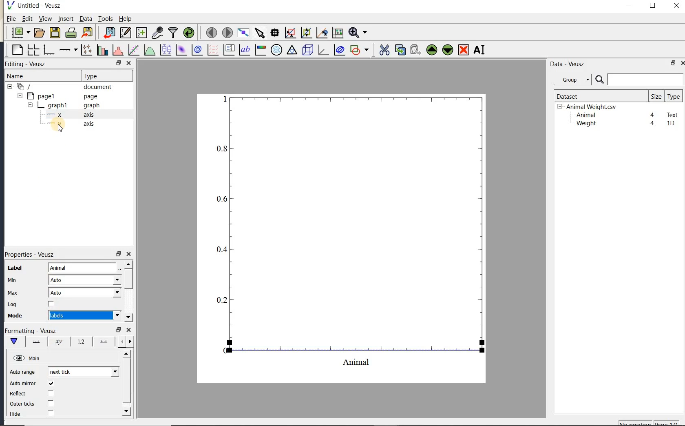 This screenshot has height=426, width=685. What do you see at coordinates (80, 341) in the screenshot?
I see `tick labels` at bounding box center [80, 341].